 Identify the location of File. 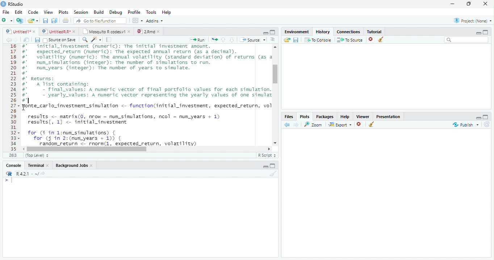
(5, 12).